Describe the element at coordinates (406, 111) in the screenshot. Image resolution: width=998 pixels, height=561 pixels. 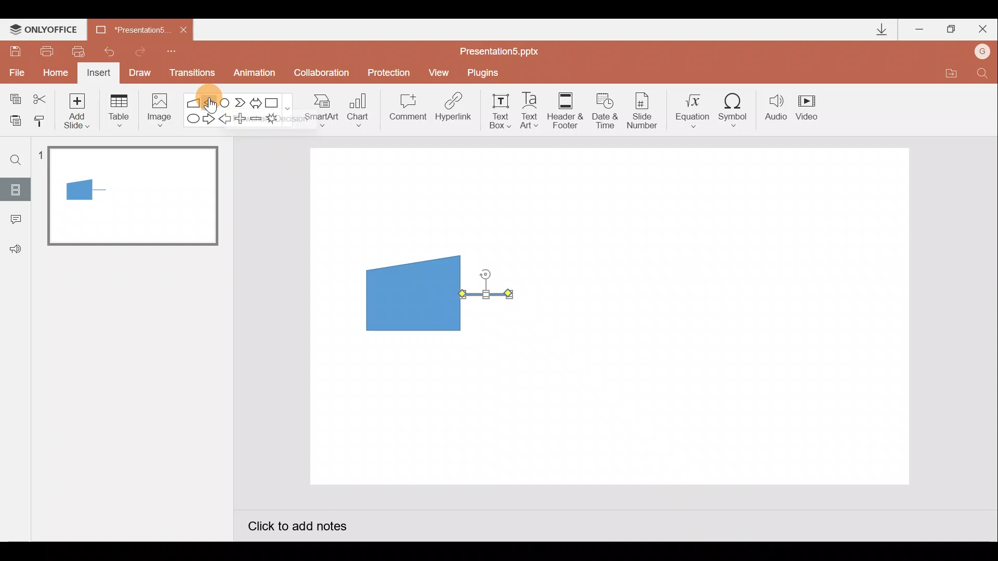
I see `Comment` at that location.